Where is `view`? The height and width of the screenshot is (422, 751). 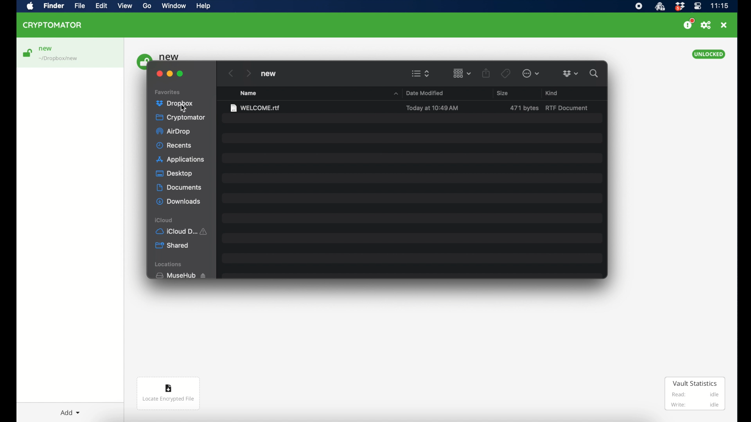 view is located at coordinates (125, 6).